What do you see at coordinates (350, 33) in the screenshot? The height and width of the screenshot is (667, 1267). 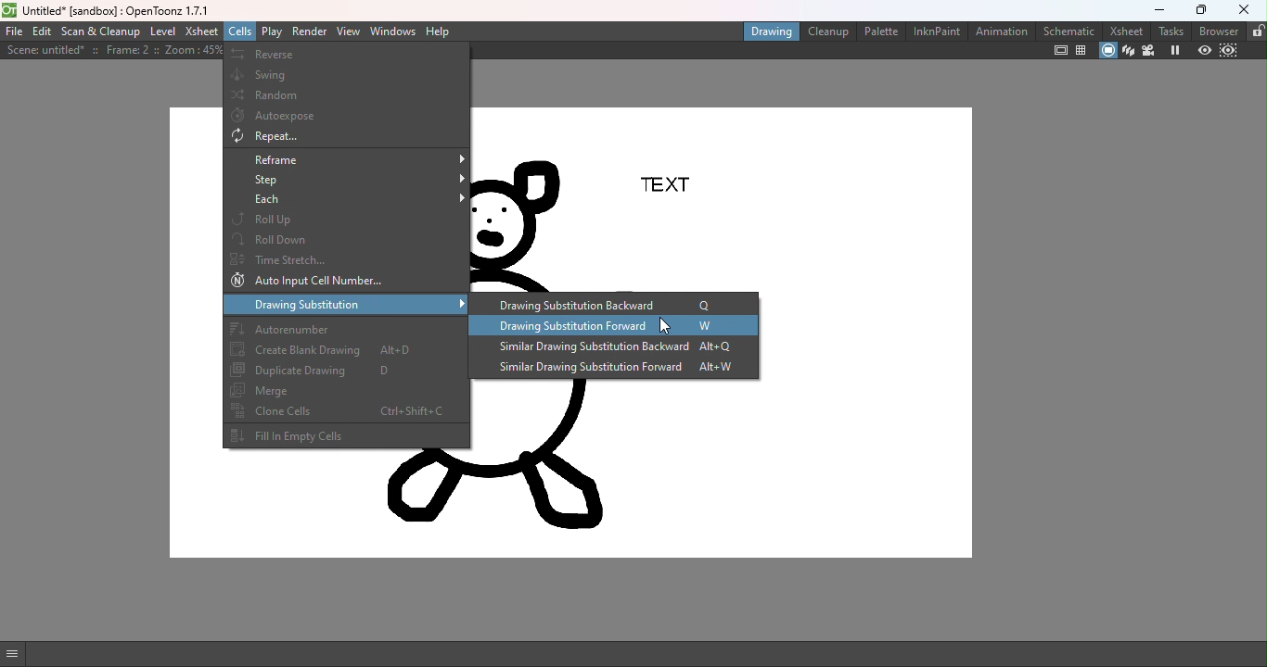 I see `View` at bounding box center [350, 33].